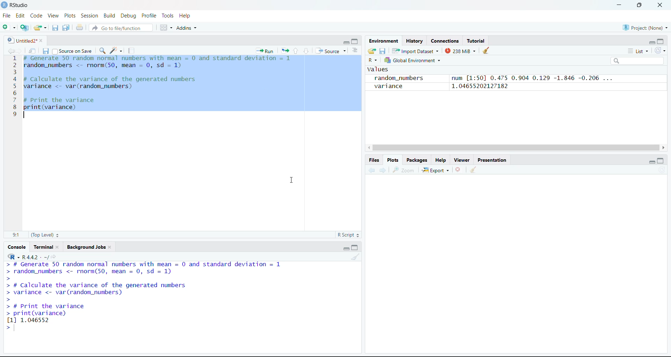  I want to click on new file, so click(9, 27).